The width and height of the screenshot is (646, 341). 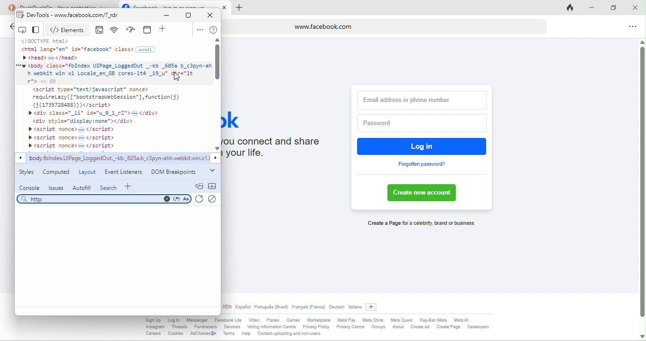 I want to click on options, so click(x=631, y=27).